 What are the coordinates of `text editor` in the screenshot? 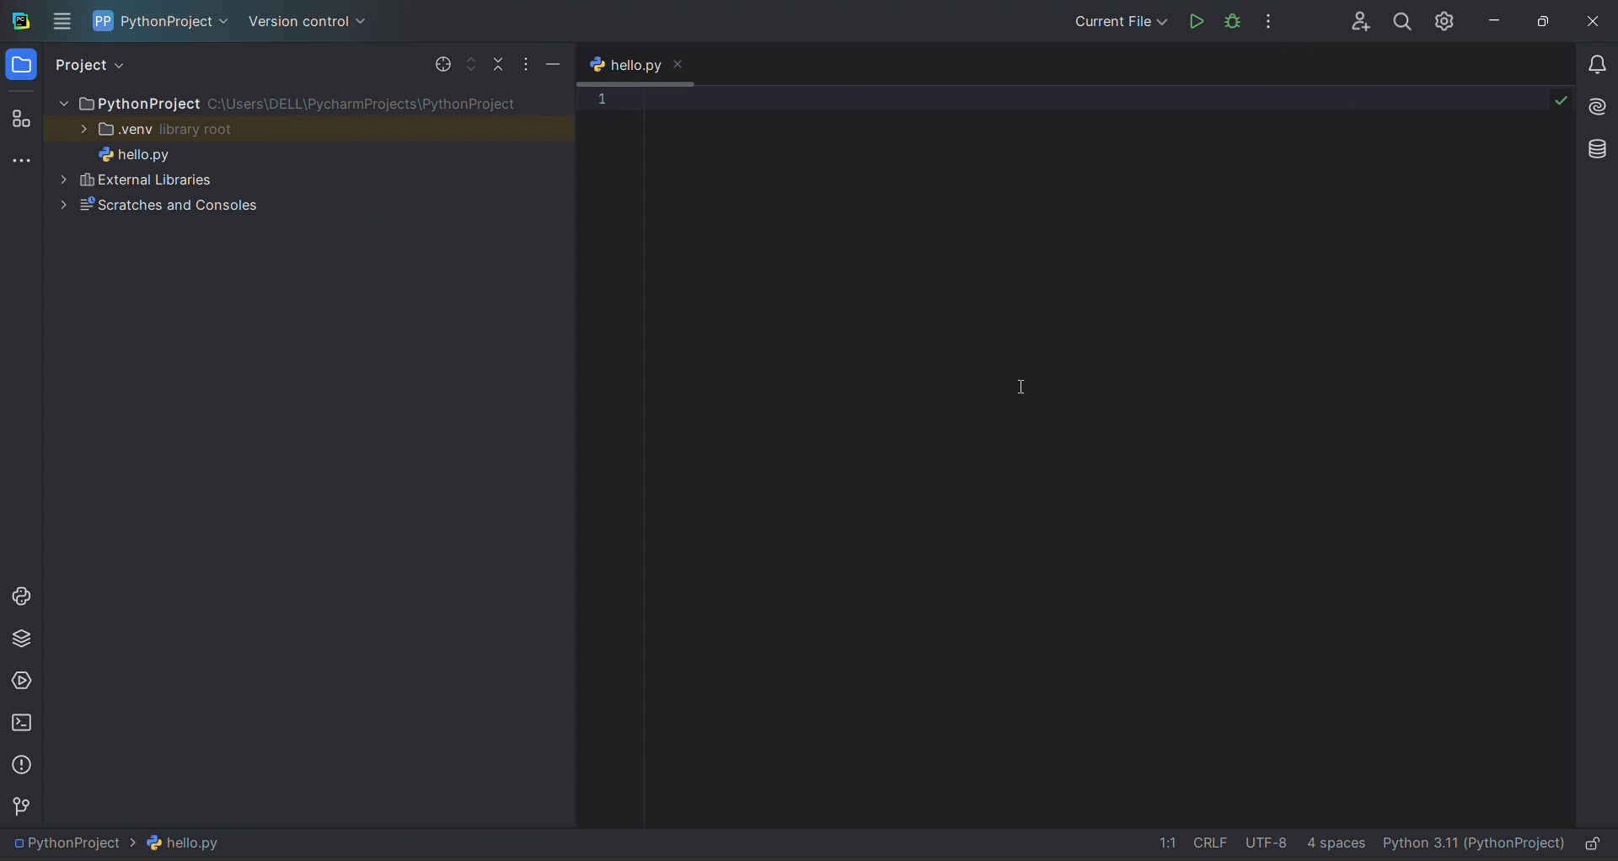 It's located at (1072, 454).